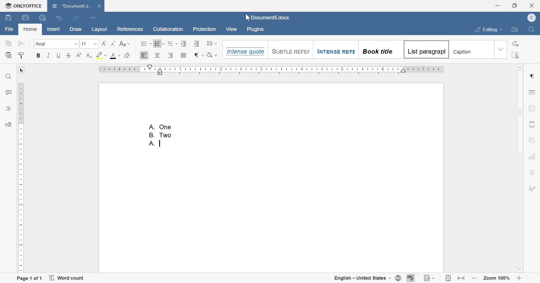 The width and height of the screenshot is (540, 283). What do you see at coordinates (377, 51) in the screenshot?
I see `Book title` at bounding box center [377, 51].